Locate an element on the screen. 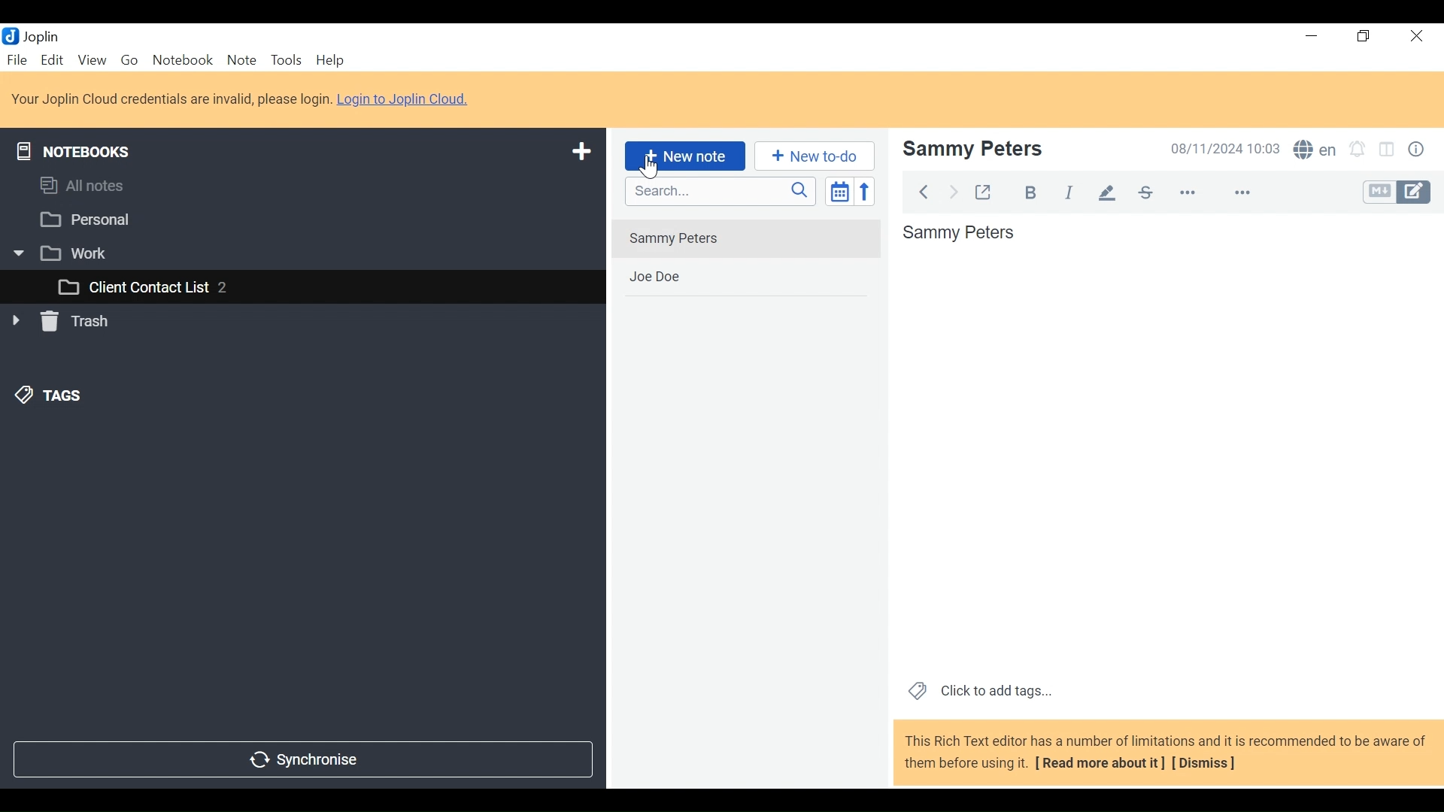 The width and height of the screenshot is (1444, 812). This Rich Text editor has a number of limitations and it is recommended to be aware before using it (Read more about it) (Dismiss) is located at coordinates (1163, 754).